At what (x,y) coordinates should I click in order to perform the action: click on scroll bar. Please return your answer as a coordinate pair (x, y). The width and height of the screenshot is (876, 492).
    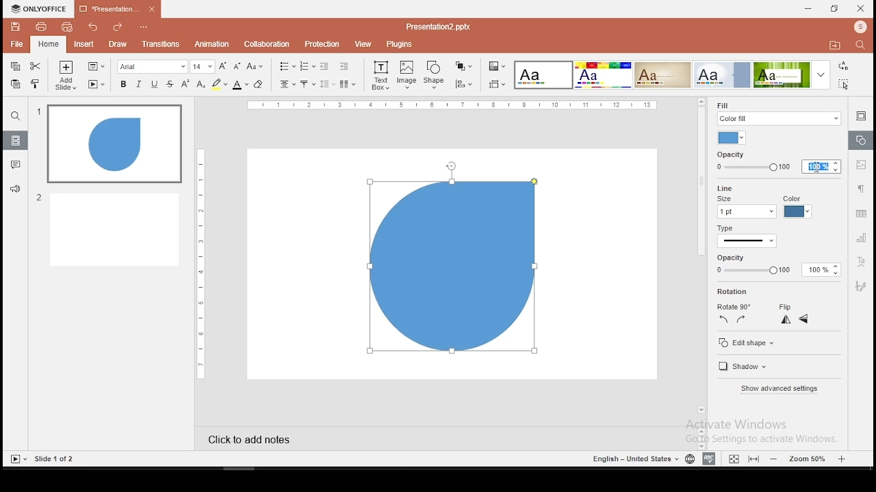
    Looking at the image, I should click on (699, 261).